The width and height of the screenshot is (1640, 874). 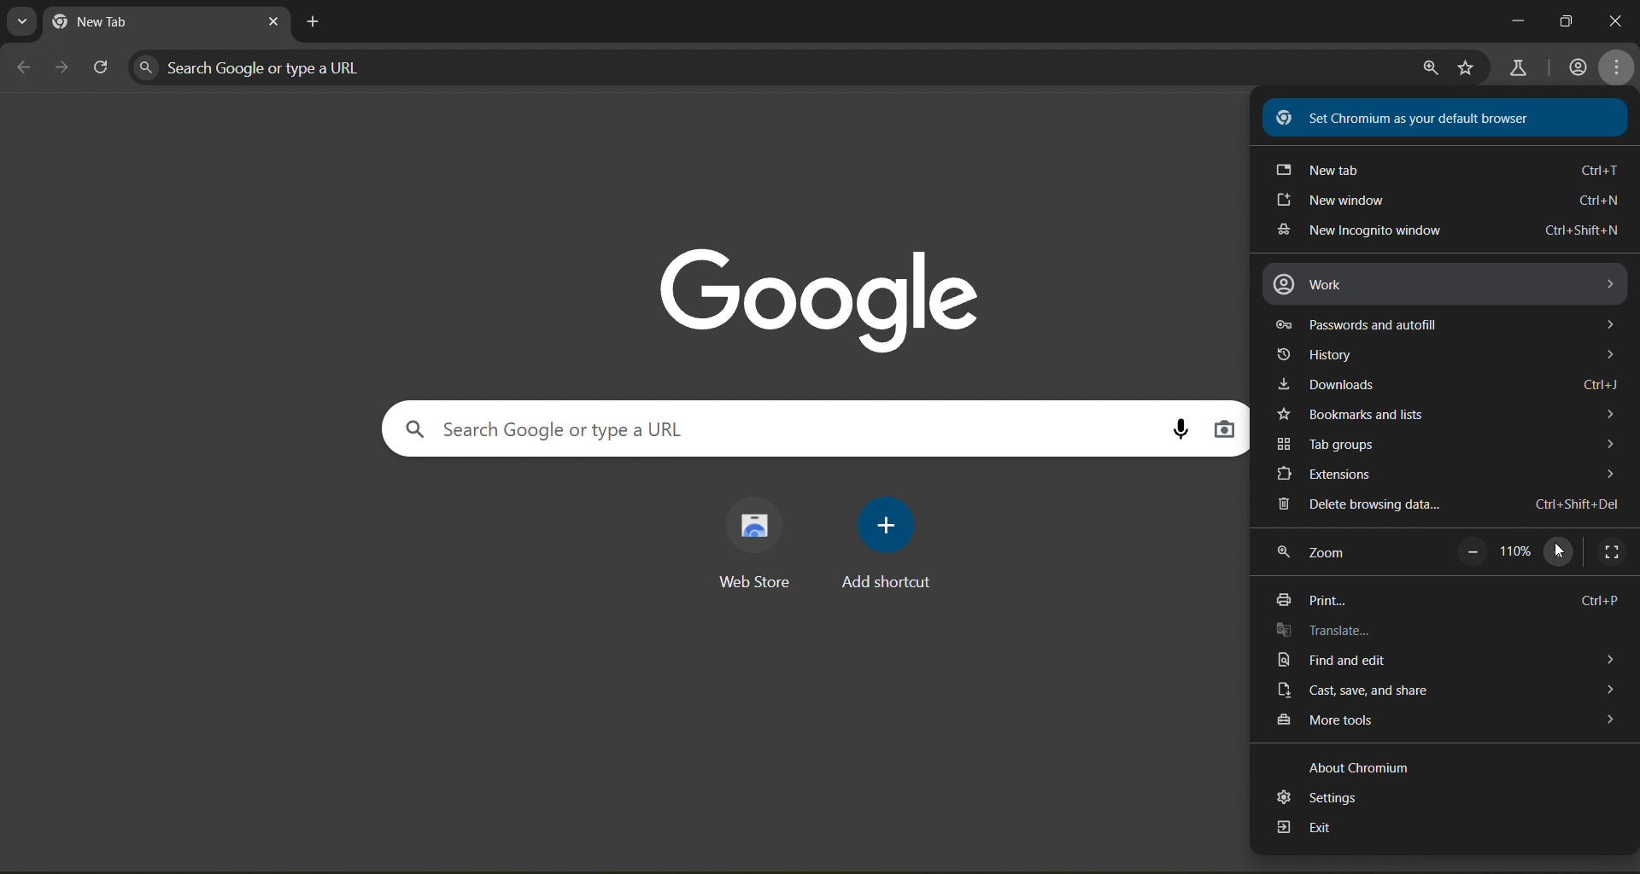 I want to click on new tab, so click(x=316, y=22).